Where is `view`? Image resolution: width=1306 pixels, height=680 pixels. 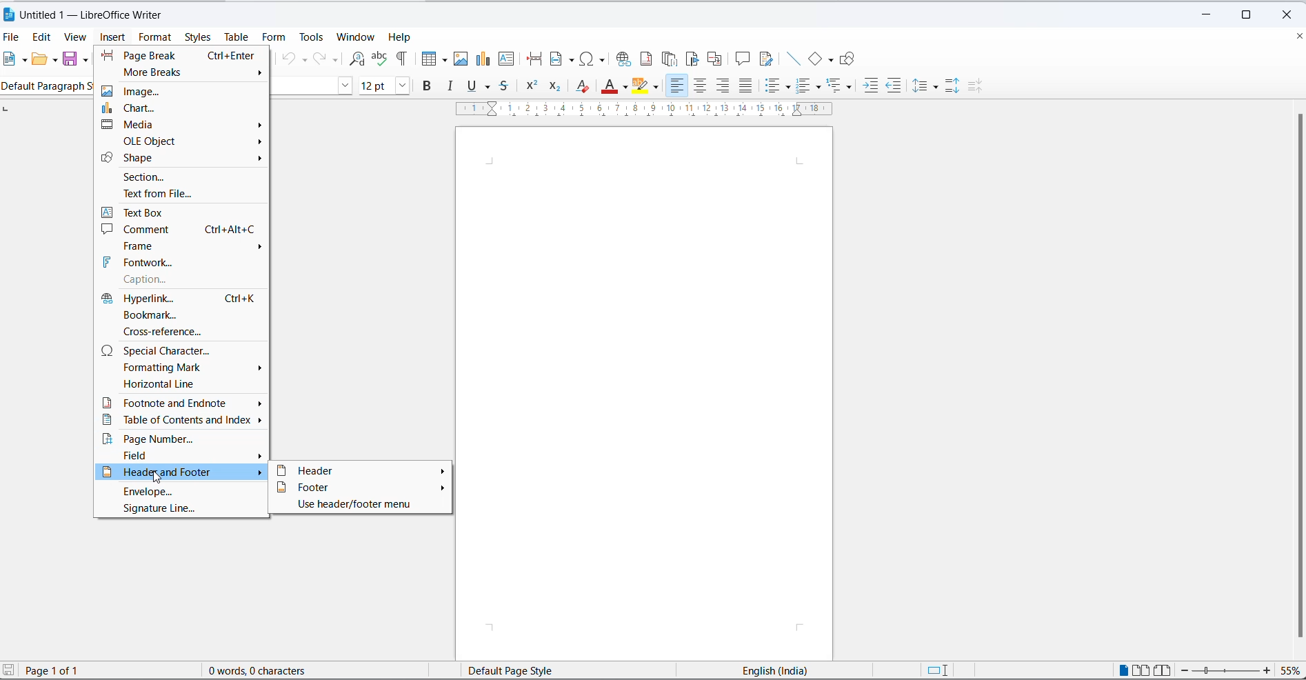
view is located at coordinates (77, 37).